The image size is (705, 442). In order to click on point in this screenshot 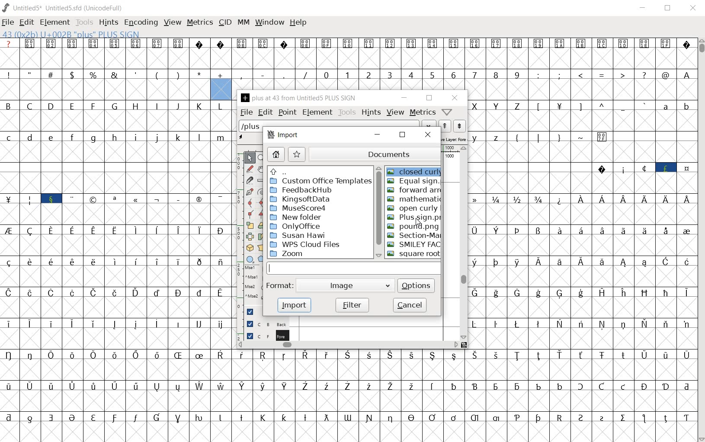, I will do `click(286, 112)`.